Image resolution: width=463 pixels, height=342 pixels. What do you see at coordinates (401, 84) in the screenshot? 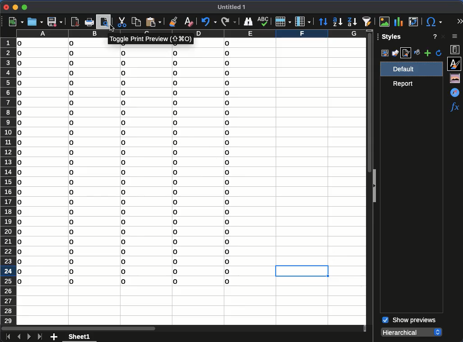
I see `Report` at bounding box center [401, 84].